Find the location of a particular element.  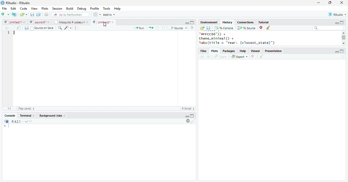

R Script is located at coordinates (188, 108).